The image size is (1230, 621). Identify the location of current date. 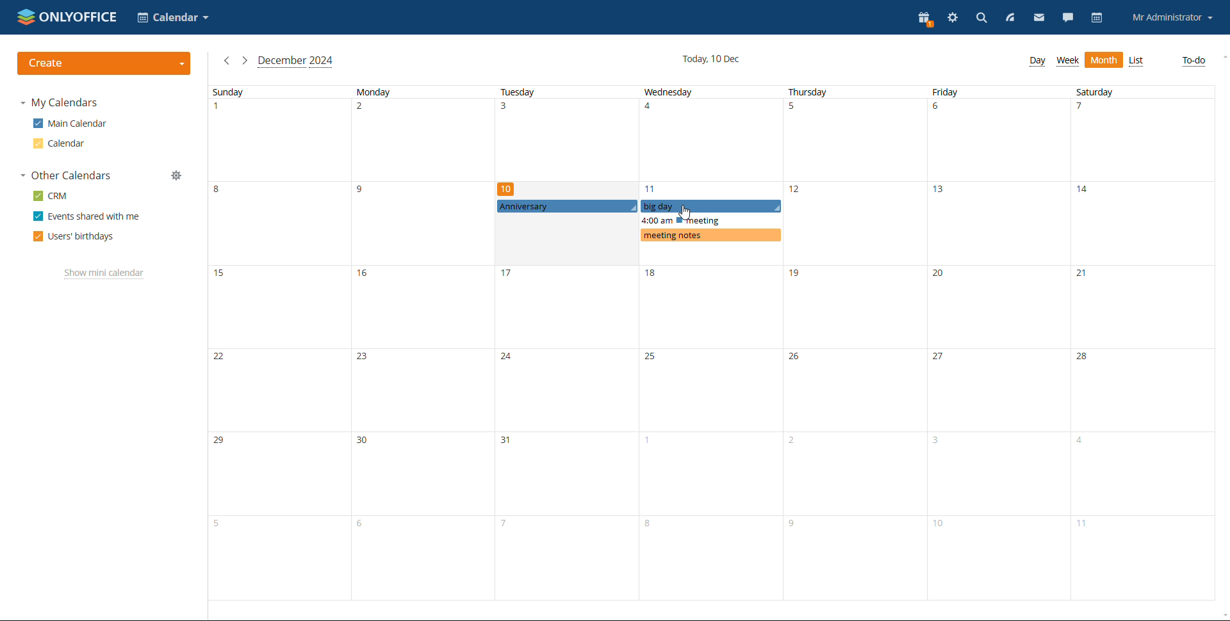
(711, 59).